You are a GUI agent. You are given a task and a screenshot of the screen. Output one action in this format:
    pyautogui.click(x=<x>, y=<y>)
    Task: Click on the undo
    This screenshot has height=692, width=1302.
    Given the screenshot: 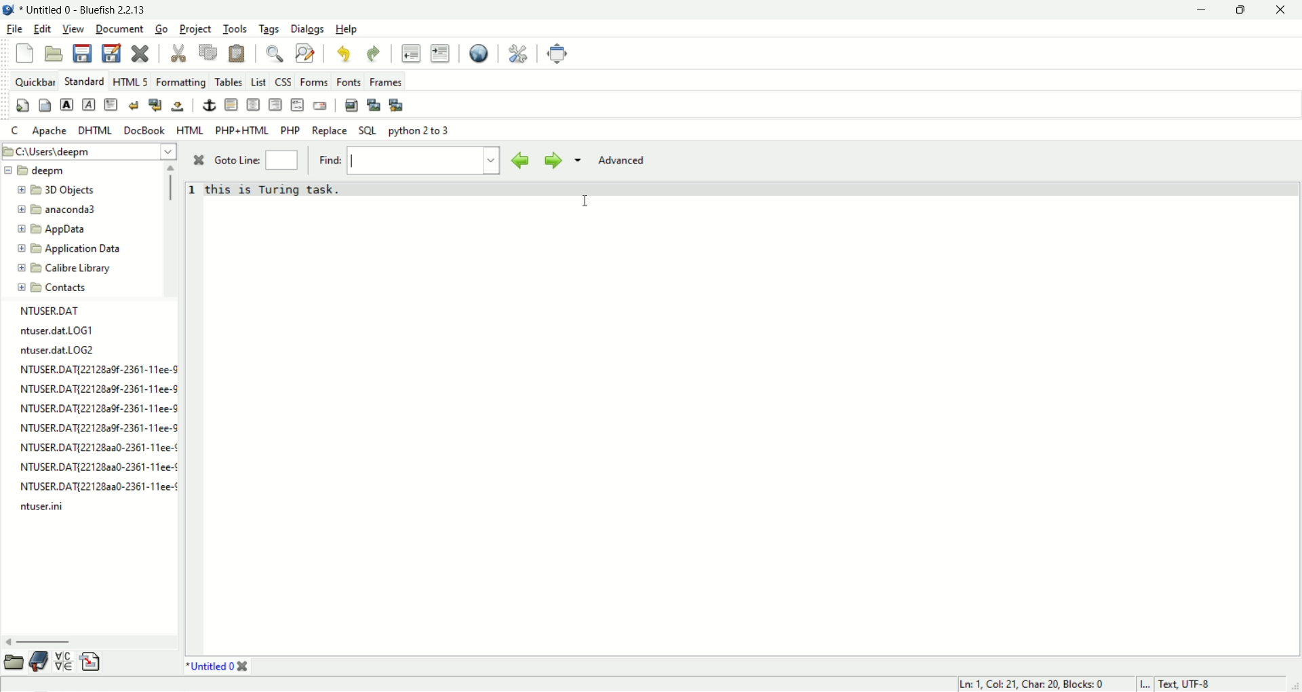 What is the action you would take?
    pyautogui.click(x=342, y=55)
    